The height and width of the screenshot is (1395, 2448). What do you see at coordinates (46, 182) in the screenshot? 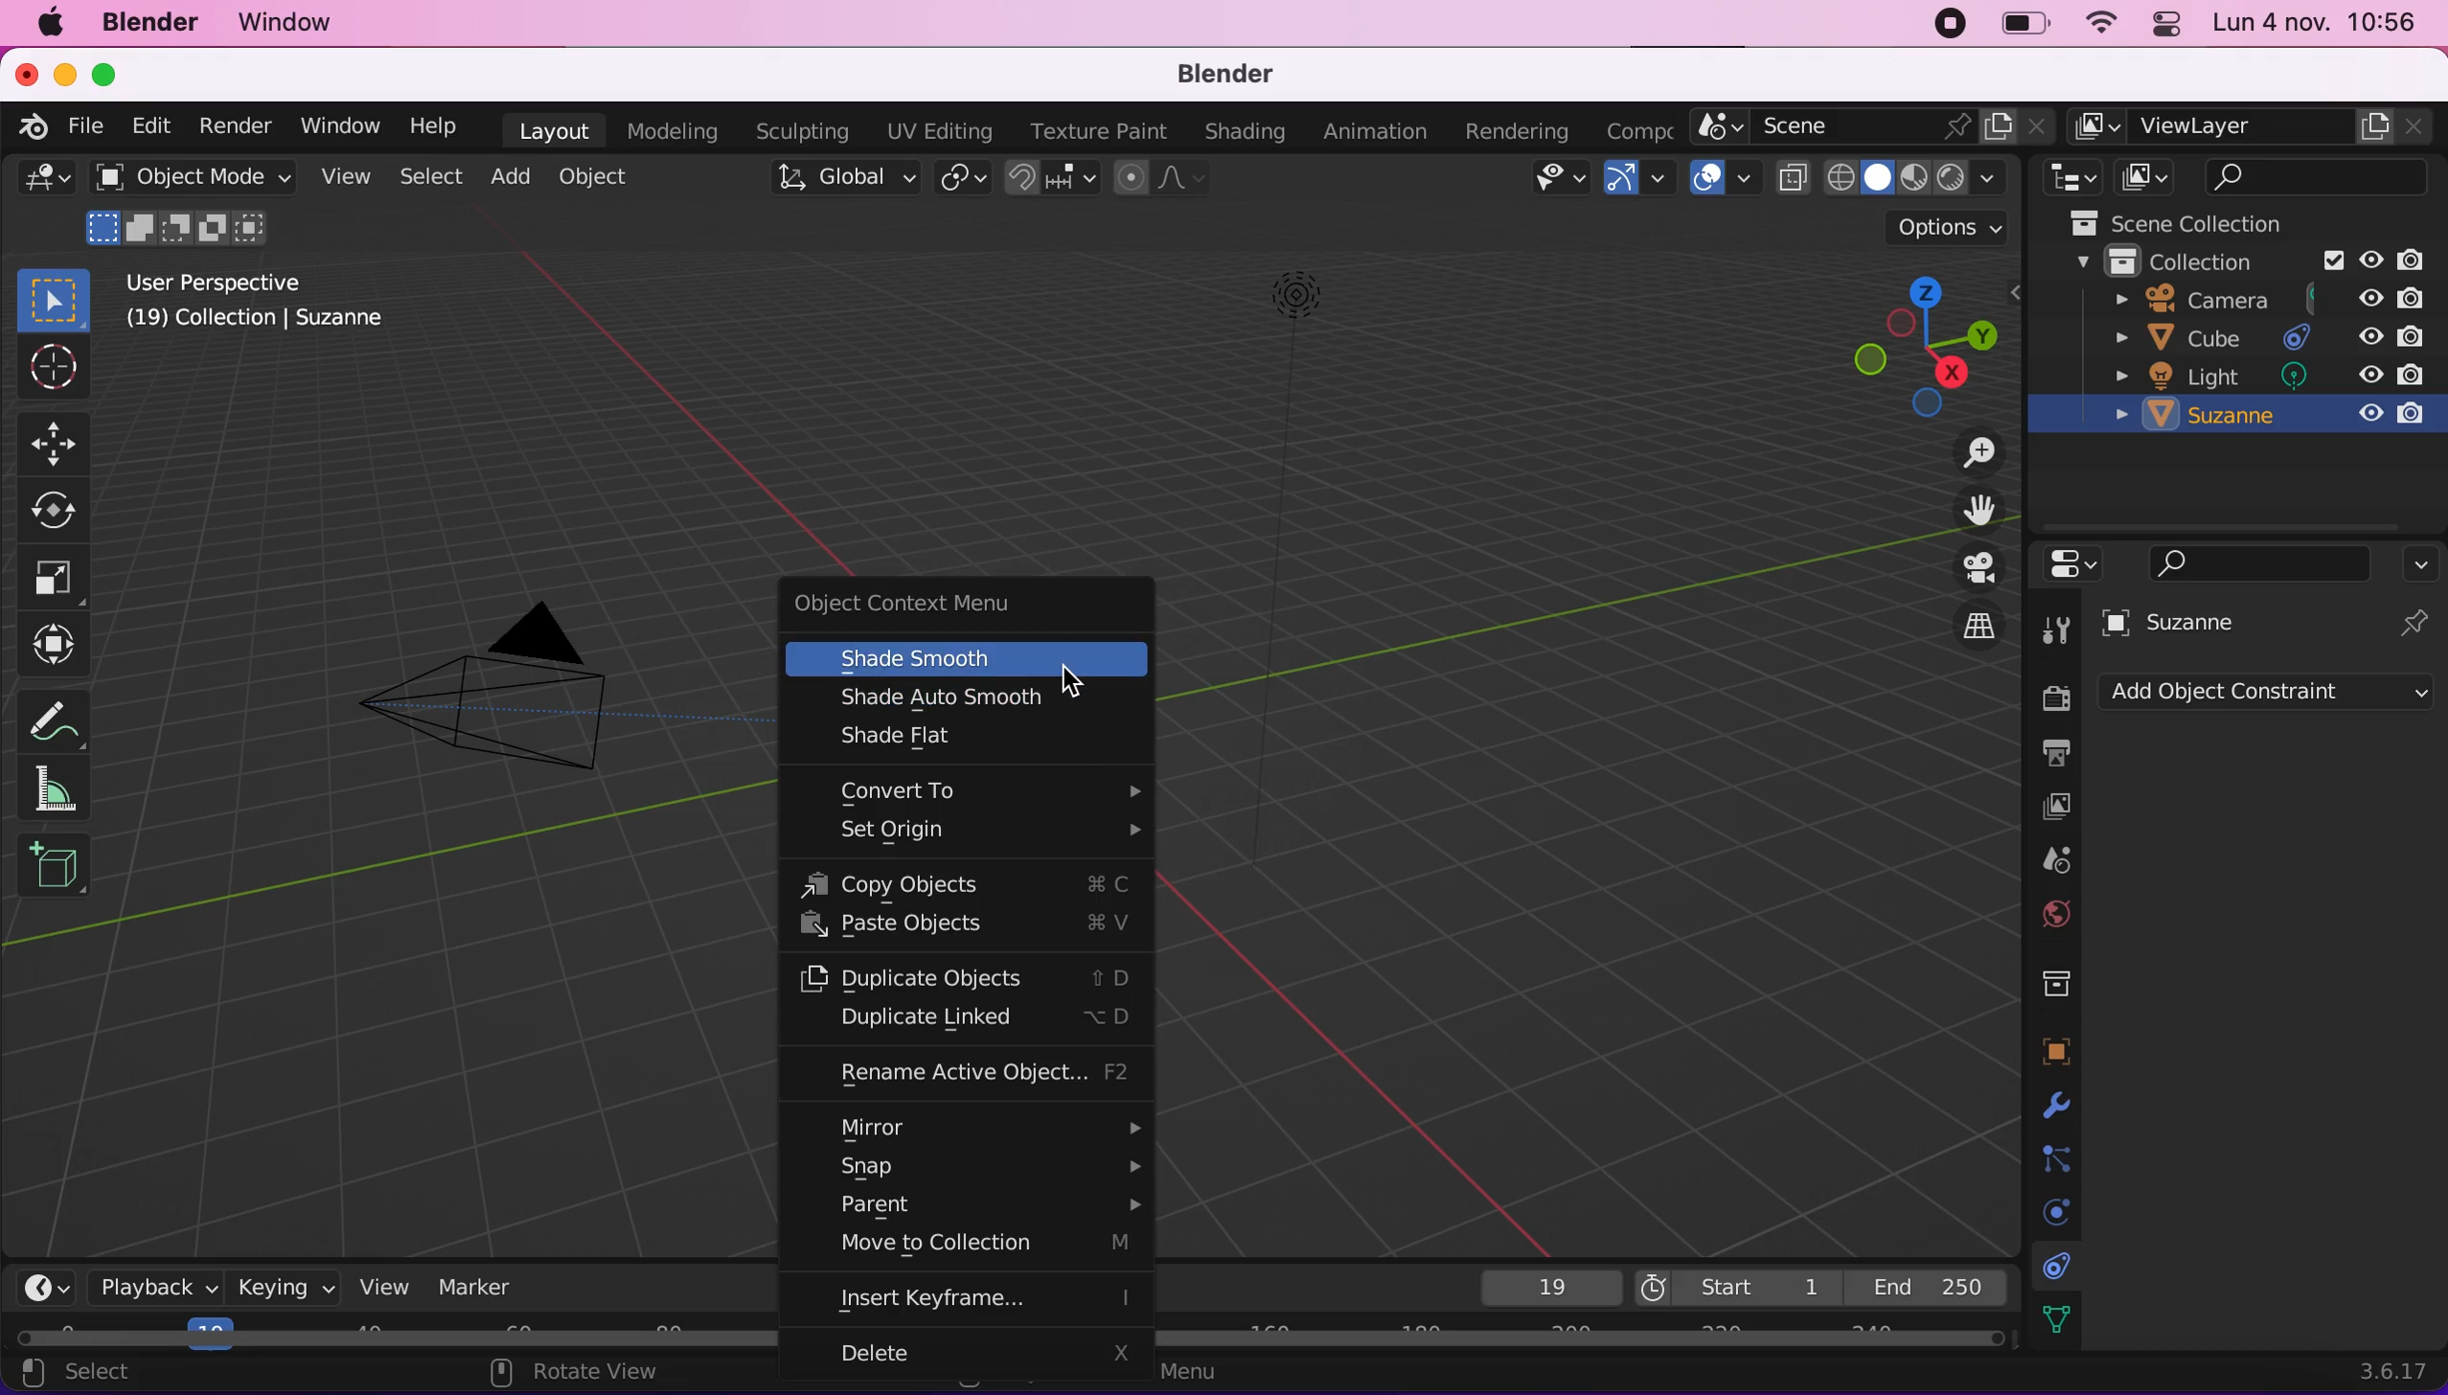
I see `editor type` at bounding box center [46, 182].